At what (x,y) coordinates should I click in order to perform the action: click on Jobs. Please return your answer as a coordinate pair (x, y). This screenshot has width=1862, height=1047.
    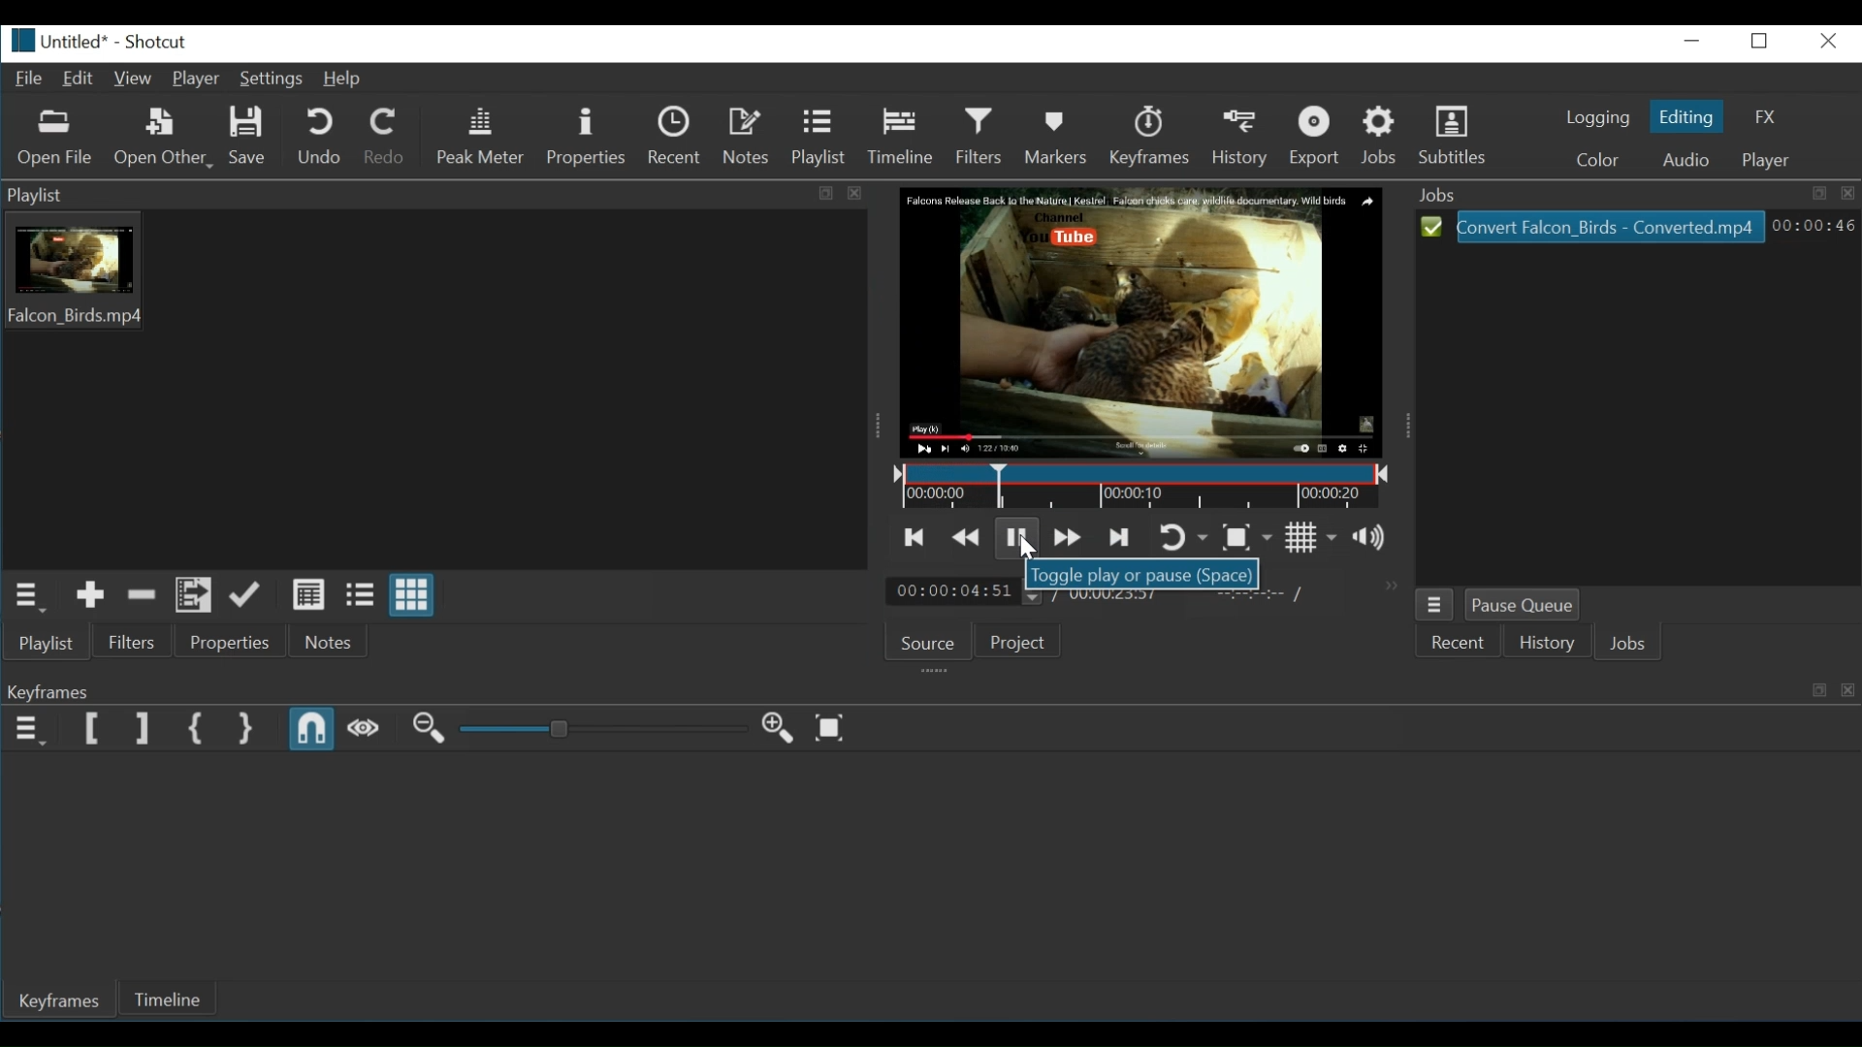
    Looking at the image, I should click on (1631, 646).